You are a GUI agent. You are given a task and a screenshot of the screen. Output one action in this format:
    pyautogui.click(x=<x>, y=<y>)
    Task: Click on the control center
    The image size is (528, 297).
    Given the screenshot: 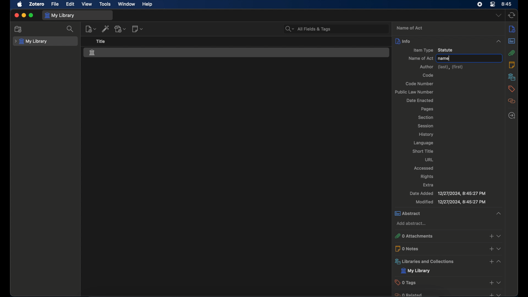 What is the action you would take?
    pyautogui.click(x=480, y=4)
    